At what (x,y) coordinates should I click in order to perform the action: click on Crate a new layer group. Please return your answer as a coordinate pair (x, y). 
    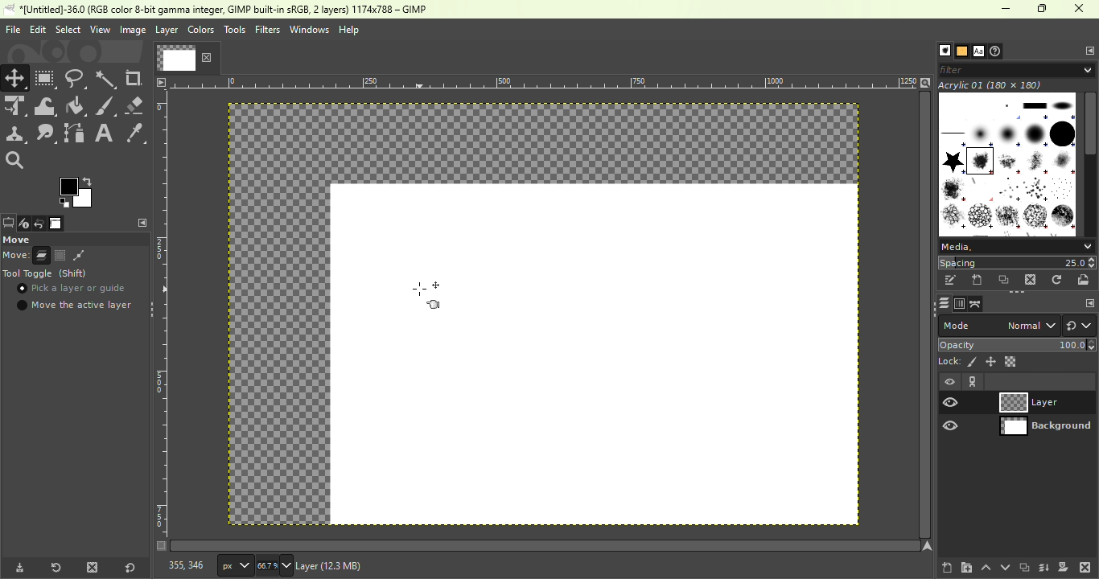
    Looking at the image, I should click on (965, 567).